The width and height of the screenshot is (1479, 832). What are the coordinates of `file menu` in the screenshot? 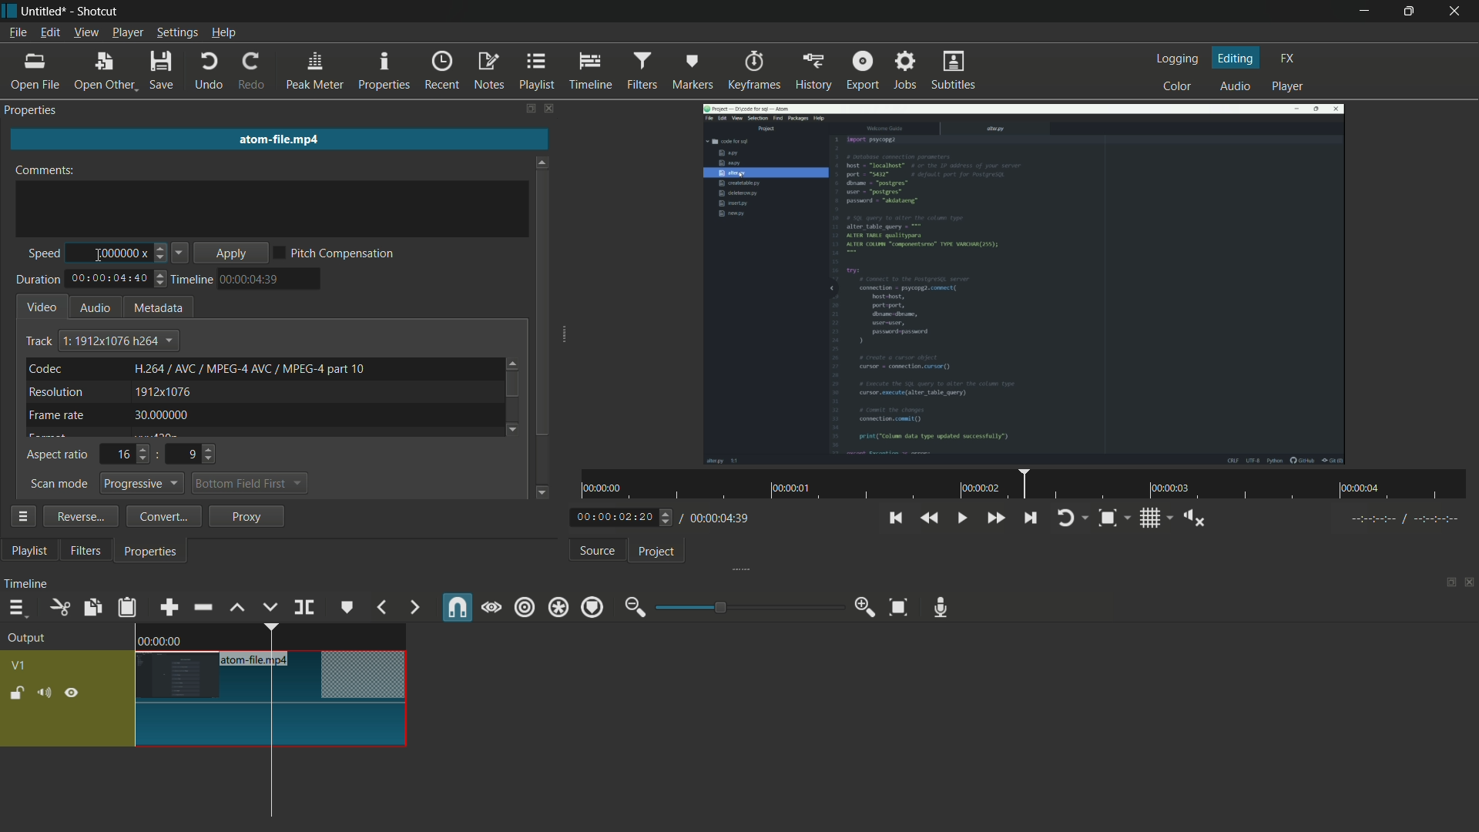 It's located at (18, 33).